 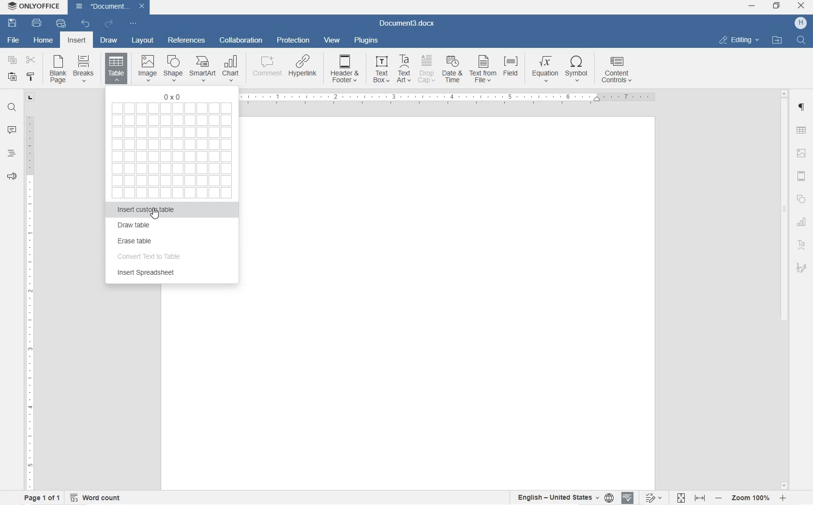 What do you see at coordinates (136, 240) in the screenshot?
I see `erase table` at bounding box center [136, 240].